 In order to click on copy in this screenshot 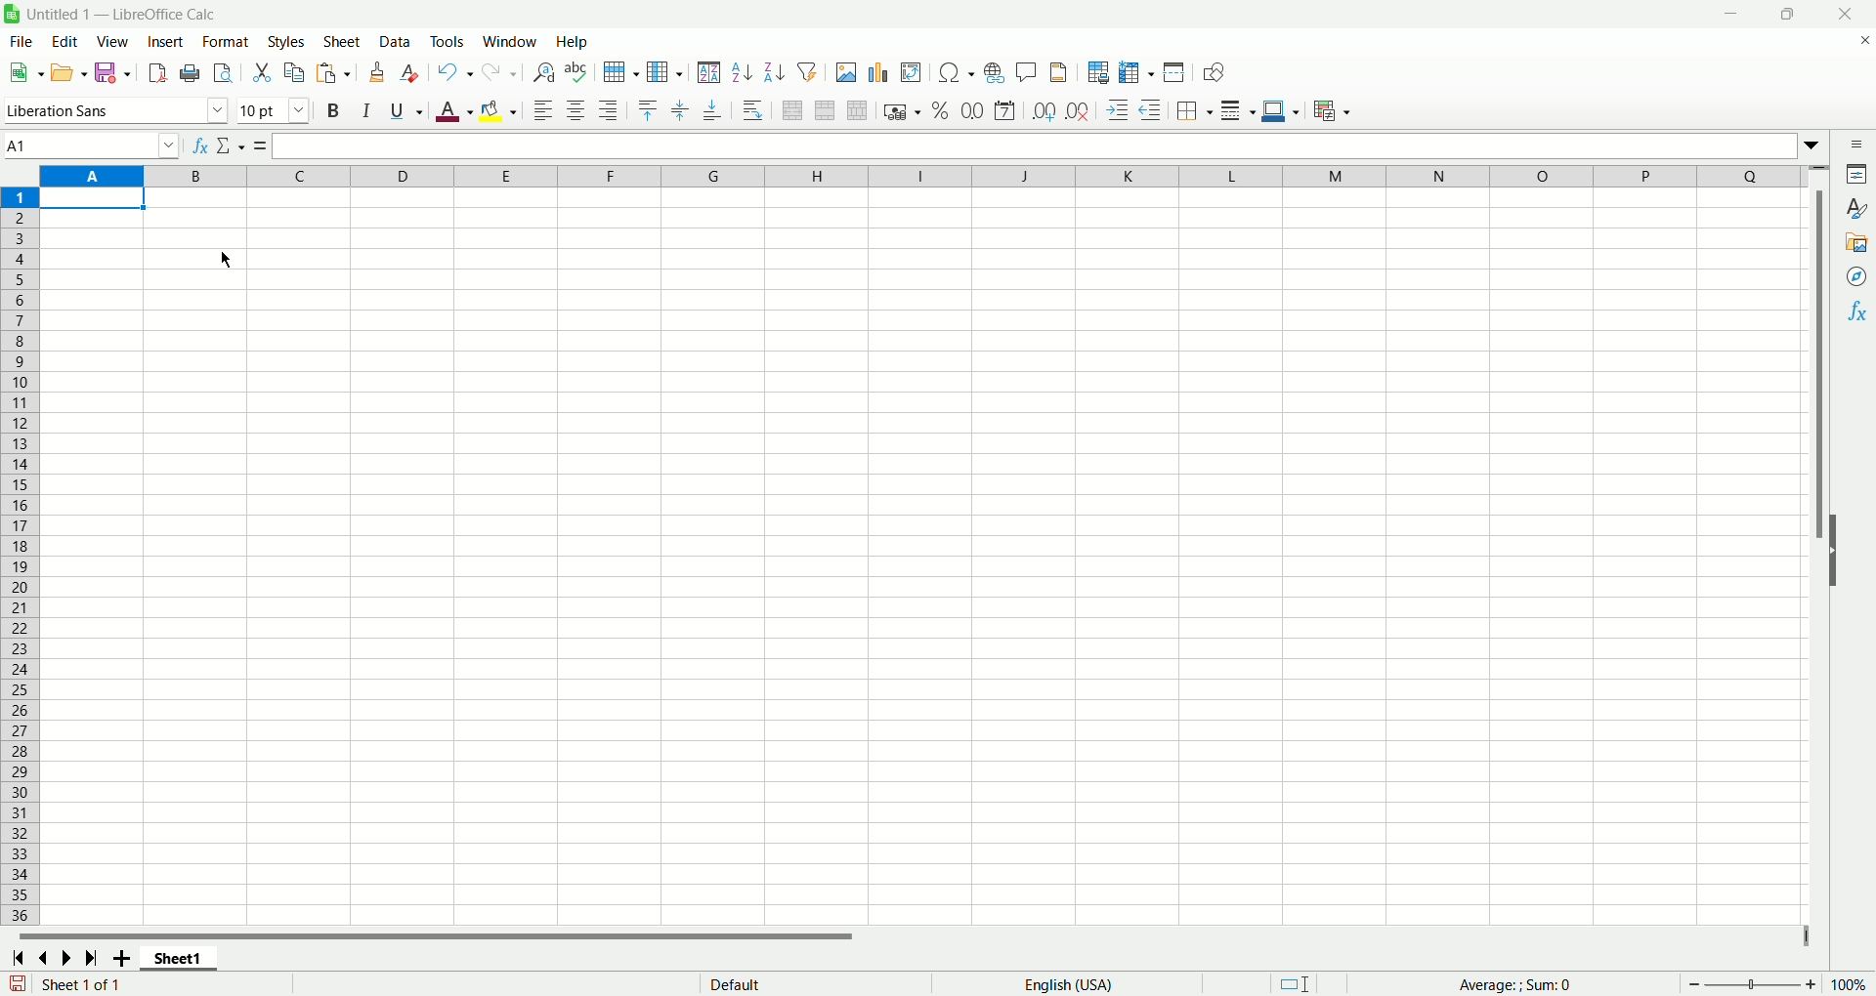, I will do `click(296, 72)`.